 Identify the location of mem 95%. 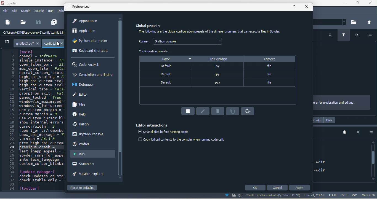
(370, 195).